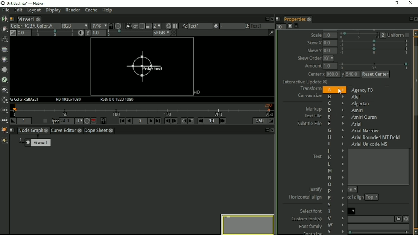 This screenshot has width=418, height=235. I want to click on Skew Y, so click(314, 51).